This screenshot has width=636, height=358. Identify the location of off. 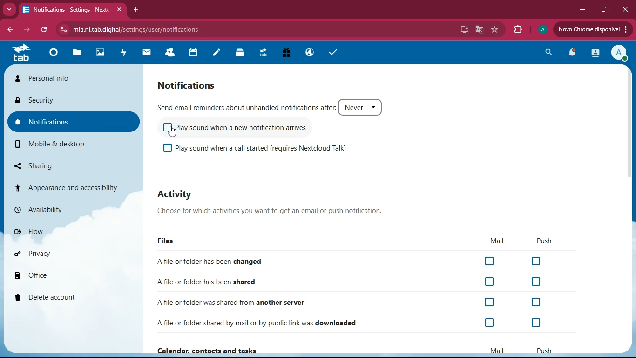
(492, 324).